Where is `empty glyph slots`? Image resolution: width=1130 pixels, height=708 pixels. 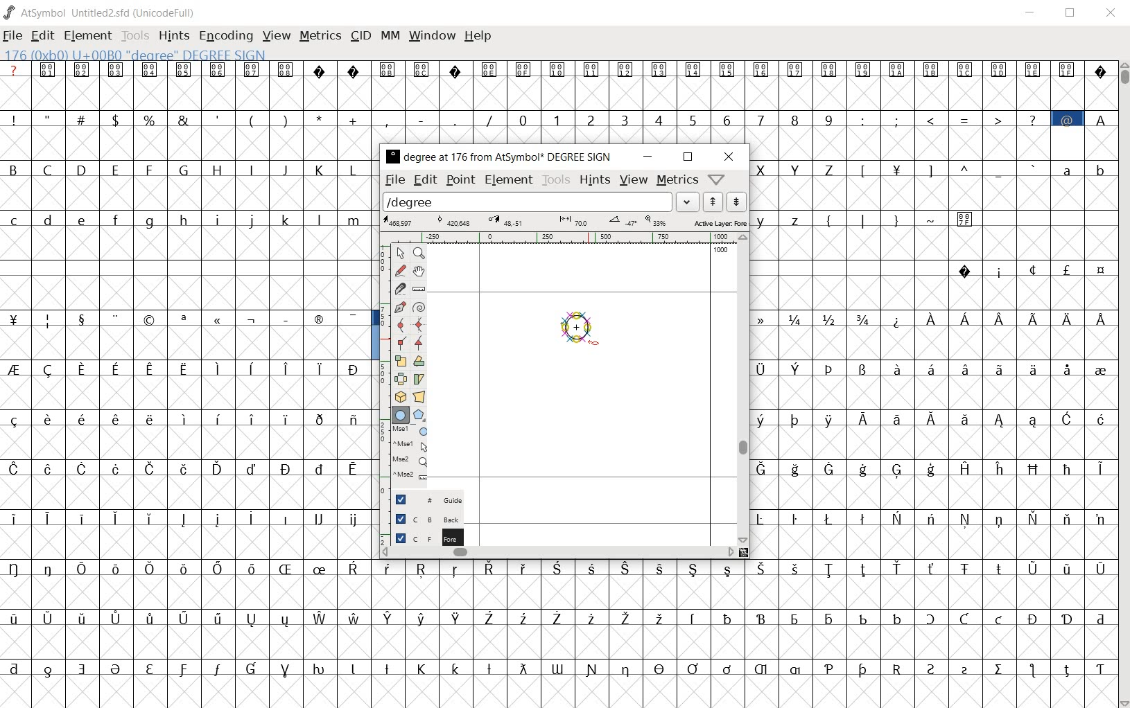
empty glyph slots is located at coordinates (185, 247).